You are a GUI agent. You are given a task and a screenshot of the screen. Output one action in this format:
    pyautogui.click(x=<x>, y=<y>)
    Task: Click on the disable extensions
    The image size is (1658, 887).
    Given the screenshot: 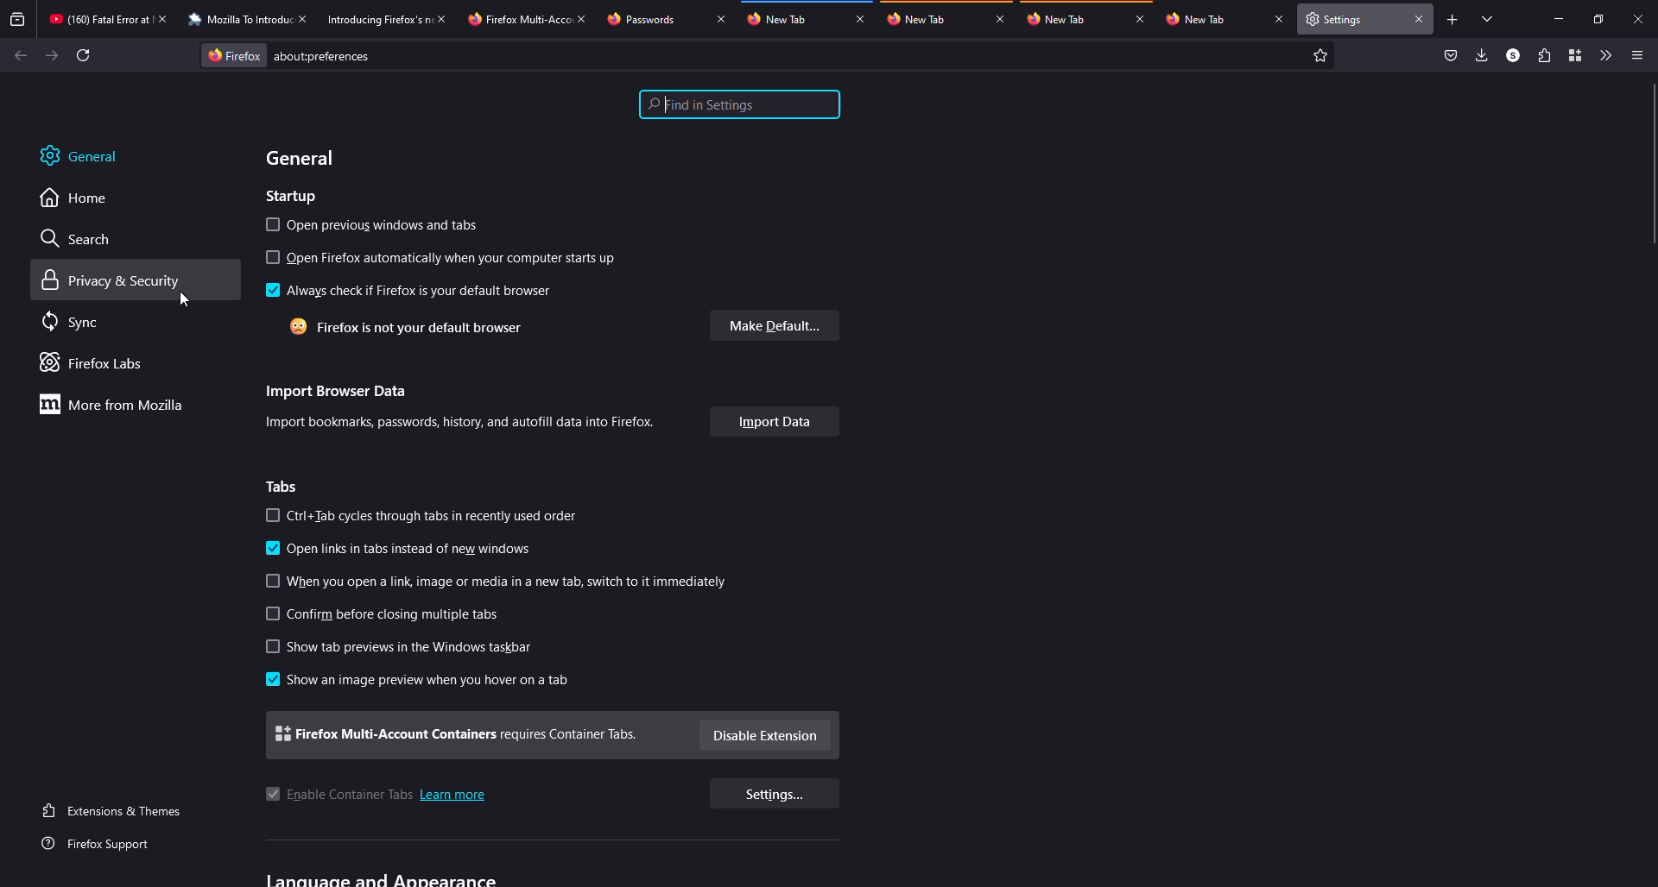 What is the action you would take?
    pyautogui.click(x=767, y=734)
    